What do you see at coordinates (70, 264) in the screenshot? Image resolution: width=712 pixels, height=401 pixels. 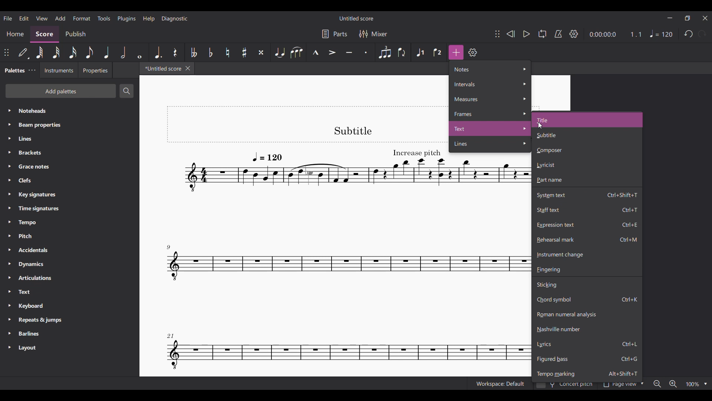 I see `Dynamics` at bounding box center [70, 264].